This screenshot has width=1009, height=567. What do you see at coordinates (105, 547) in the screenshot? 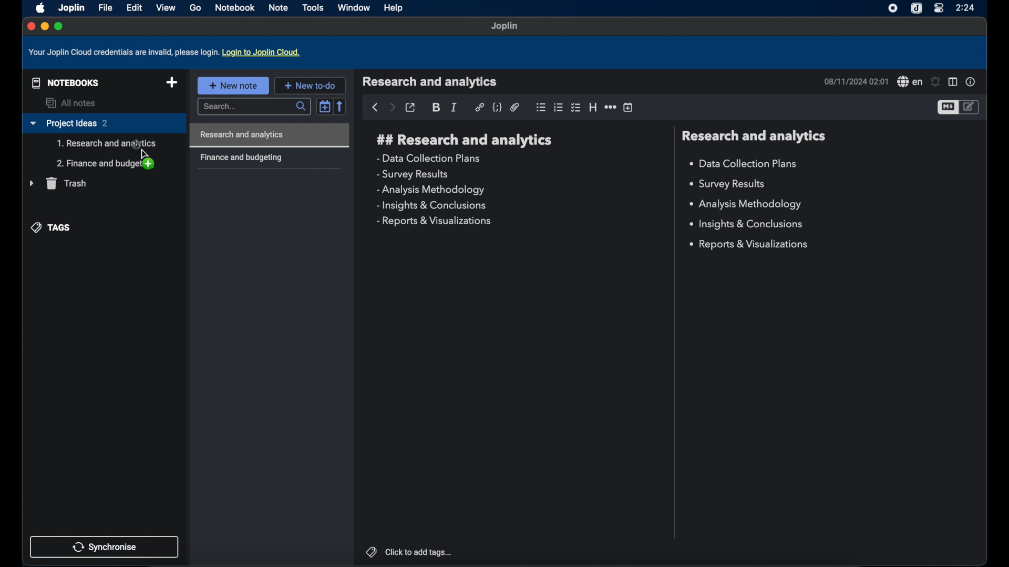
I see `synchronise` at bounding box center [105, 547].